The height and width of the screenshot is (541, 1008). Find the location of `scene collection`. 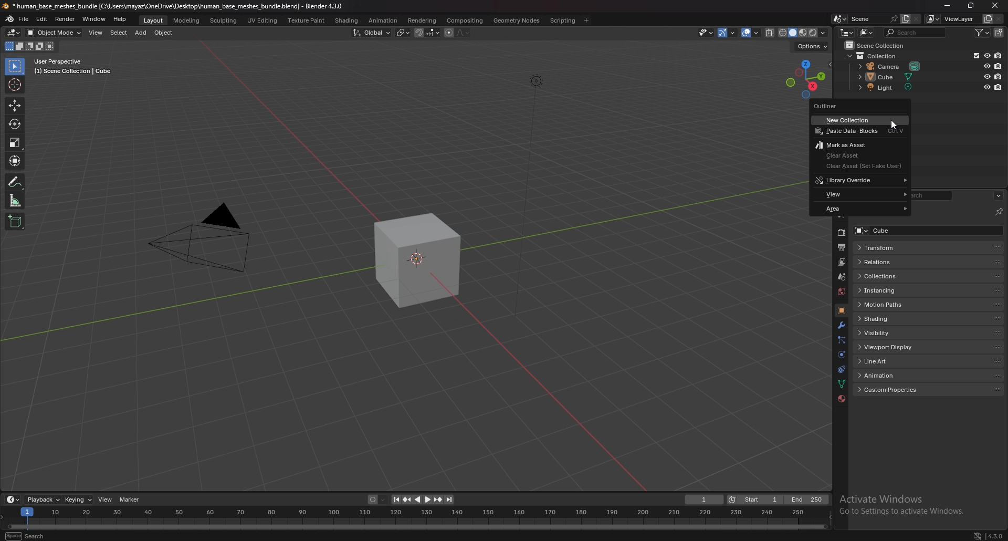

scene collection is located at coordinates (879, 45).